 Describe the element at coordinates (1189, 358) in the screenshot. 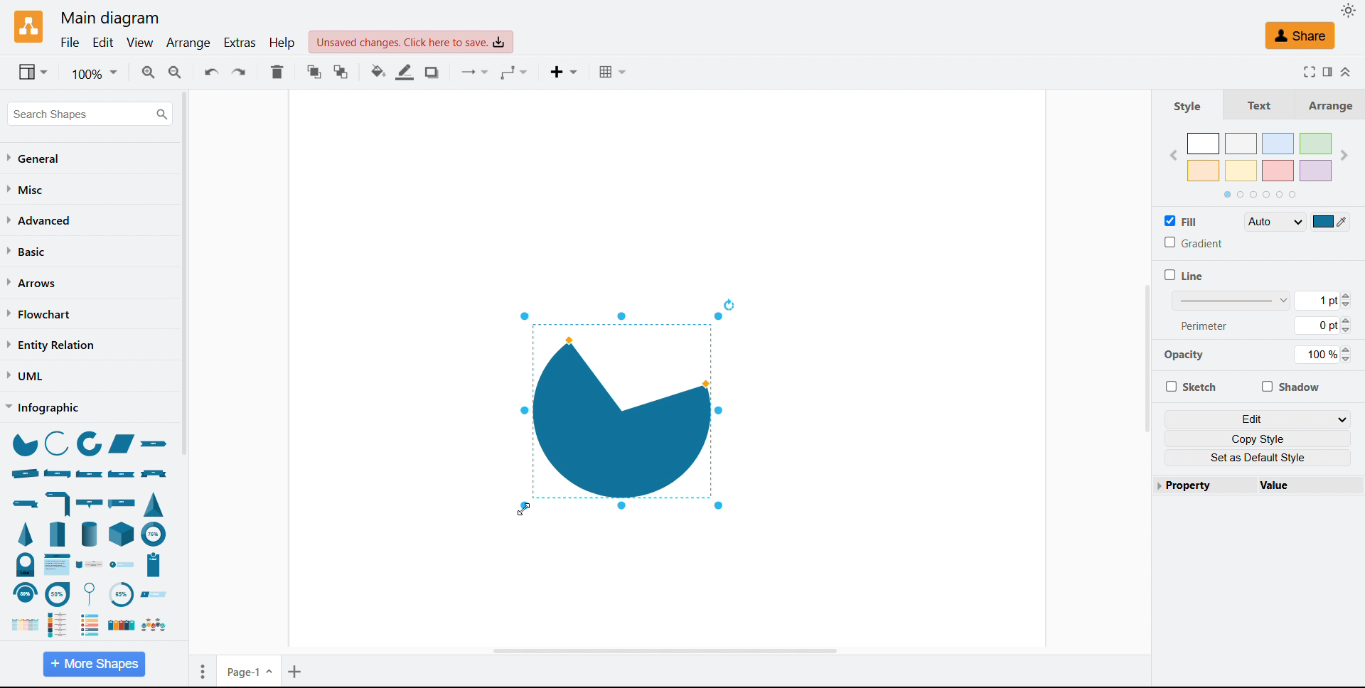

I see `opacity` at that location.